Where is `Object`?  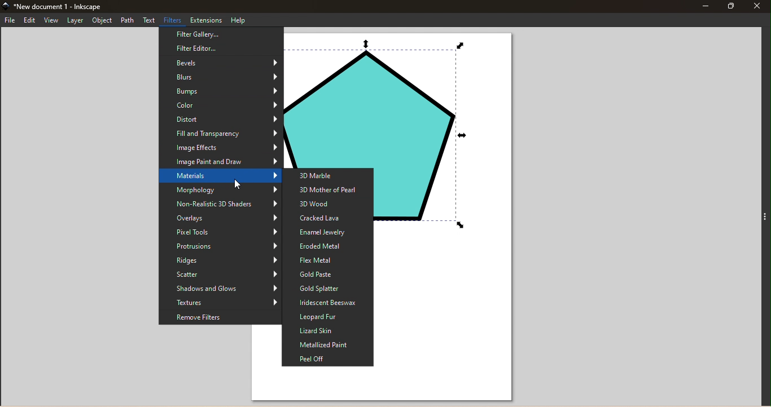 Object is located at coordinates (102, 20).